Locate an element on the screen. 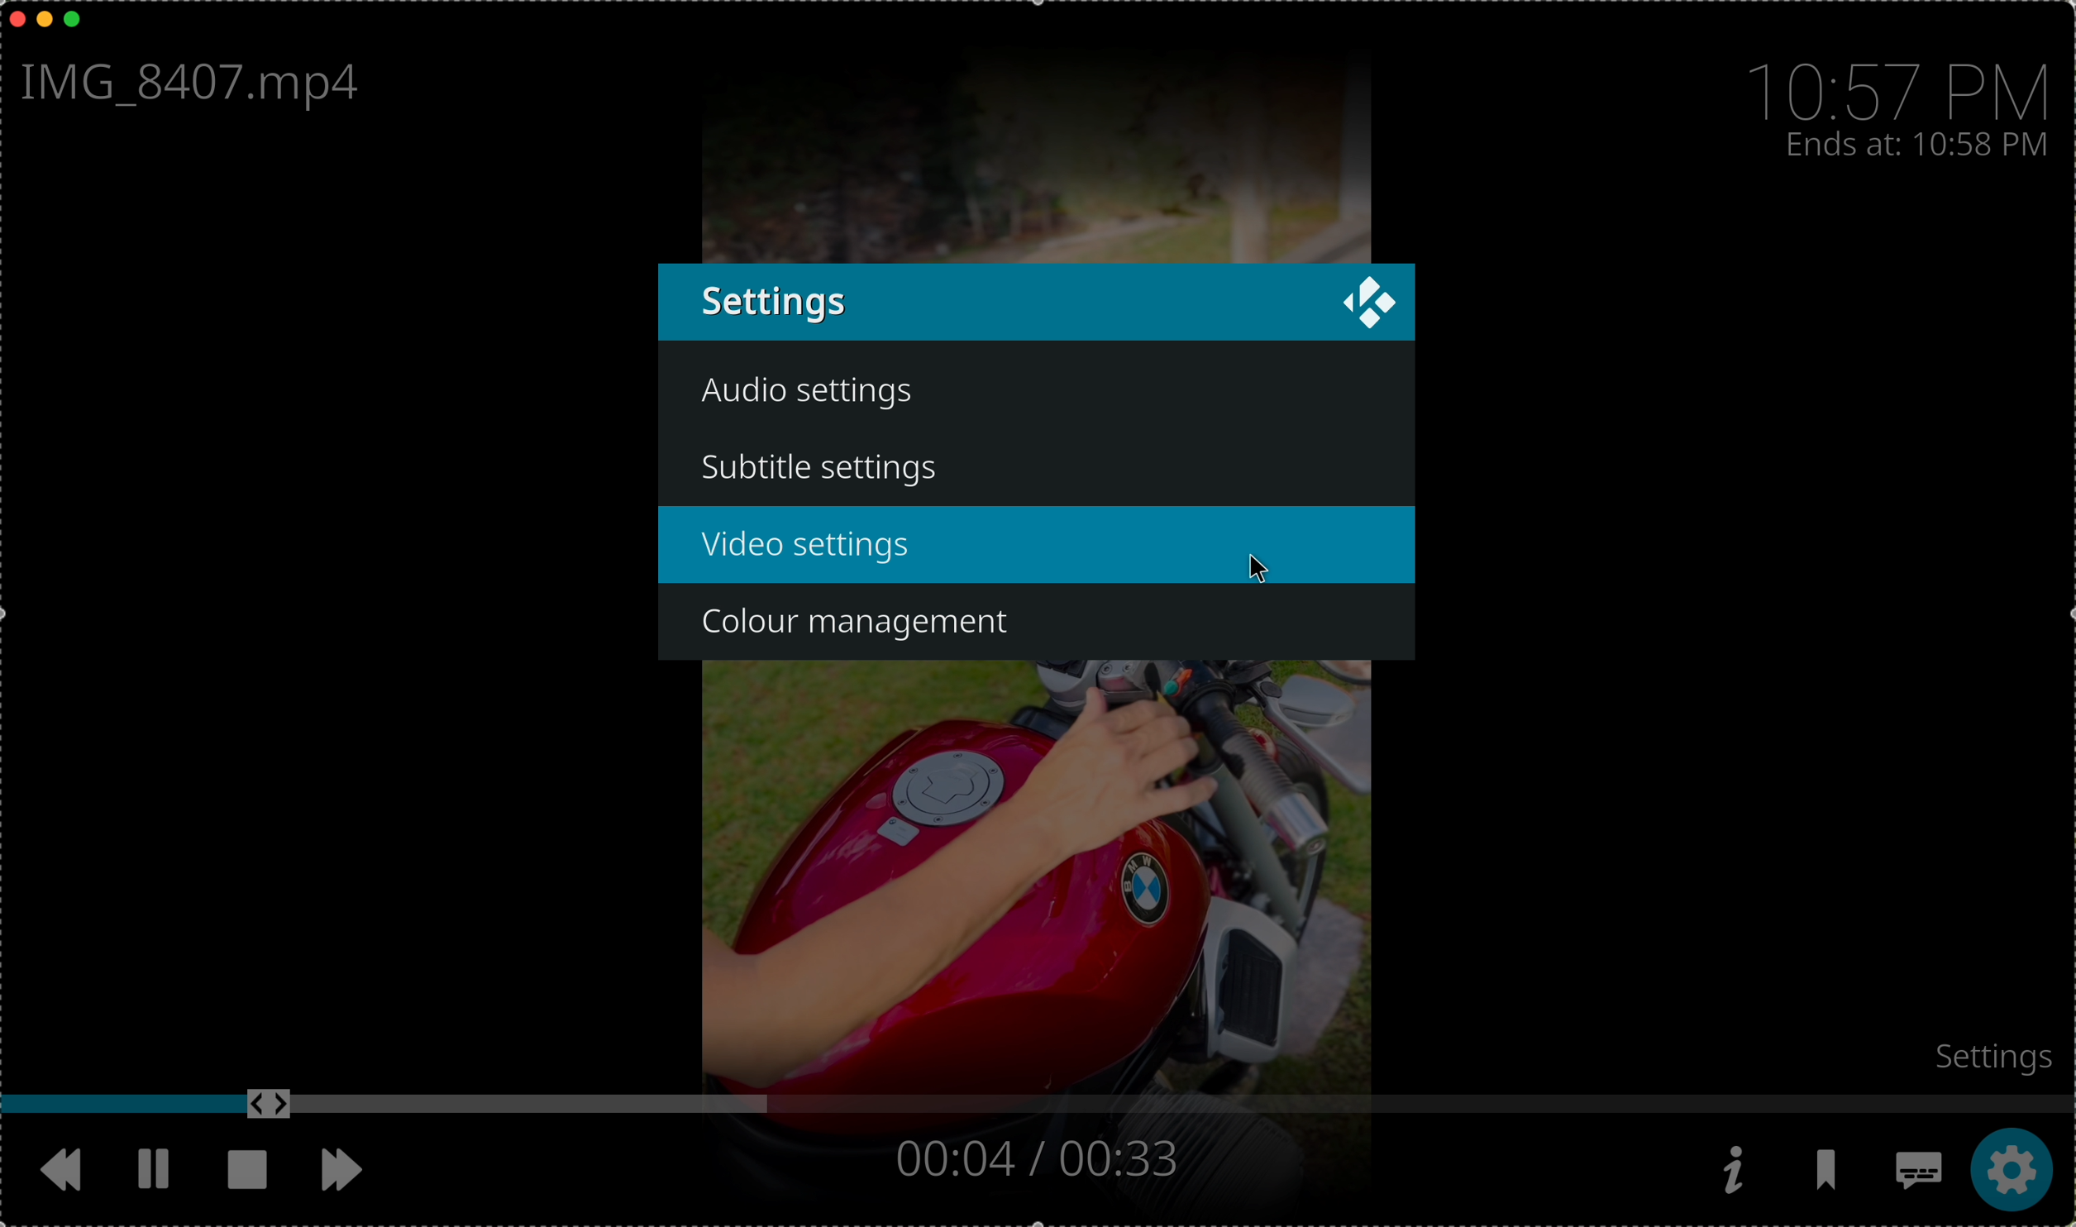 This screenshot has height=1227, width=2076. close  is located at coordinates (13, 17).